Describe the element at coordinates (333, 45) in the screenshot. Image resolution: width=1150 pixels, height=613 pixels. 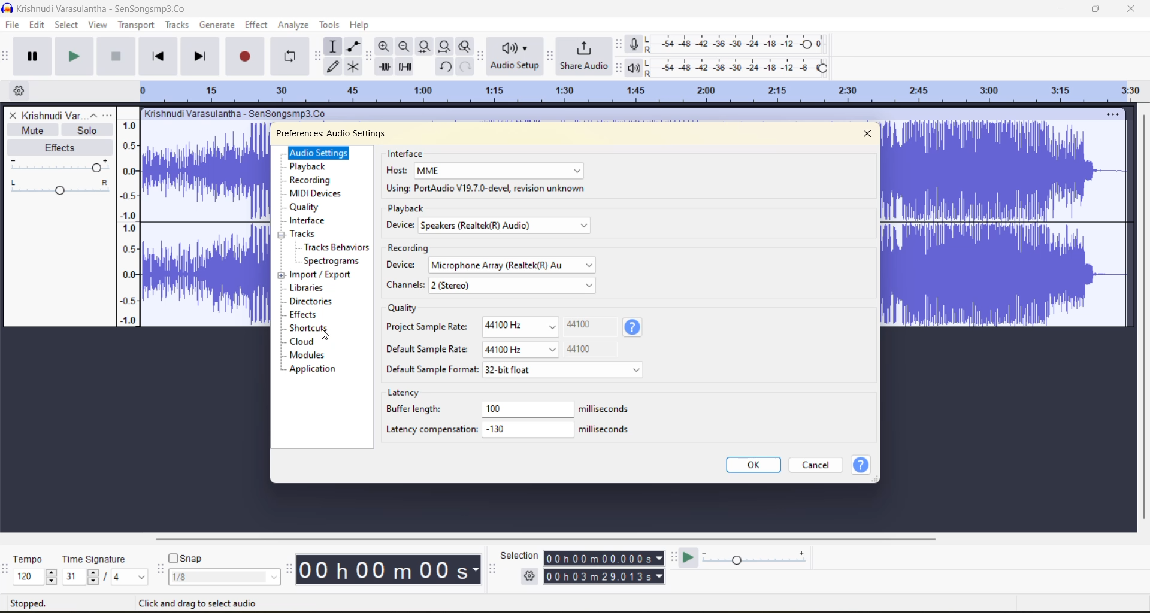
I see `selection tool` at that location.